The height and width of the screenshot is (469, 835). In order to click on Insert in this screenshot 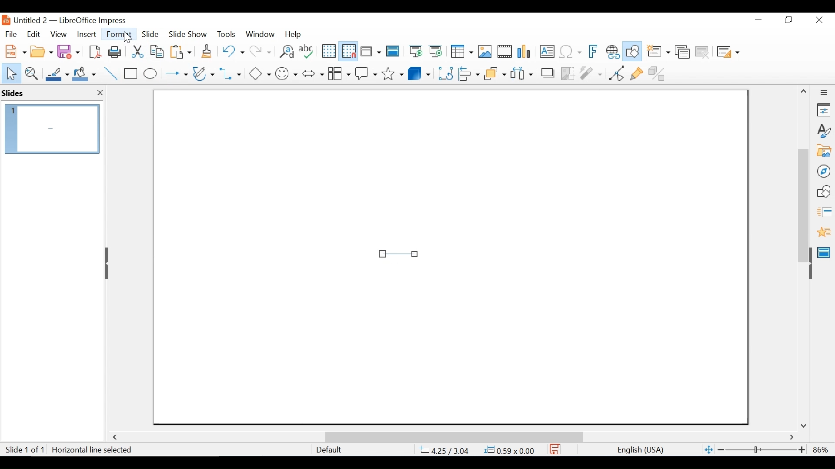, I will do `click(86, 34)`.